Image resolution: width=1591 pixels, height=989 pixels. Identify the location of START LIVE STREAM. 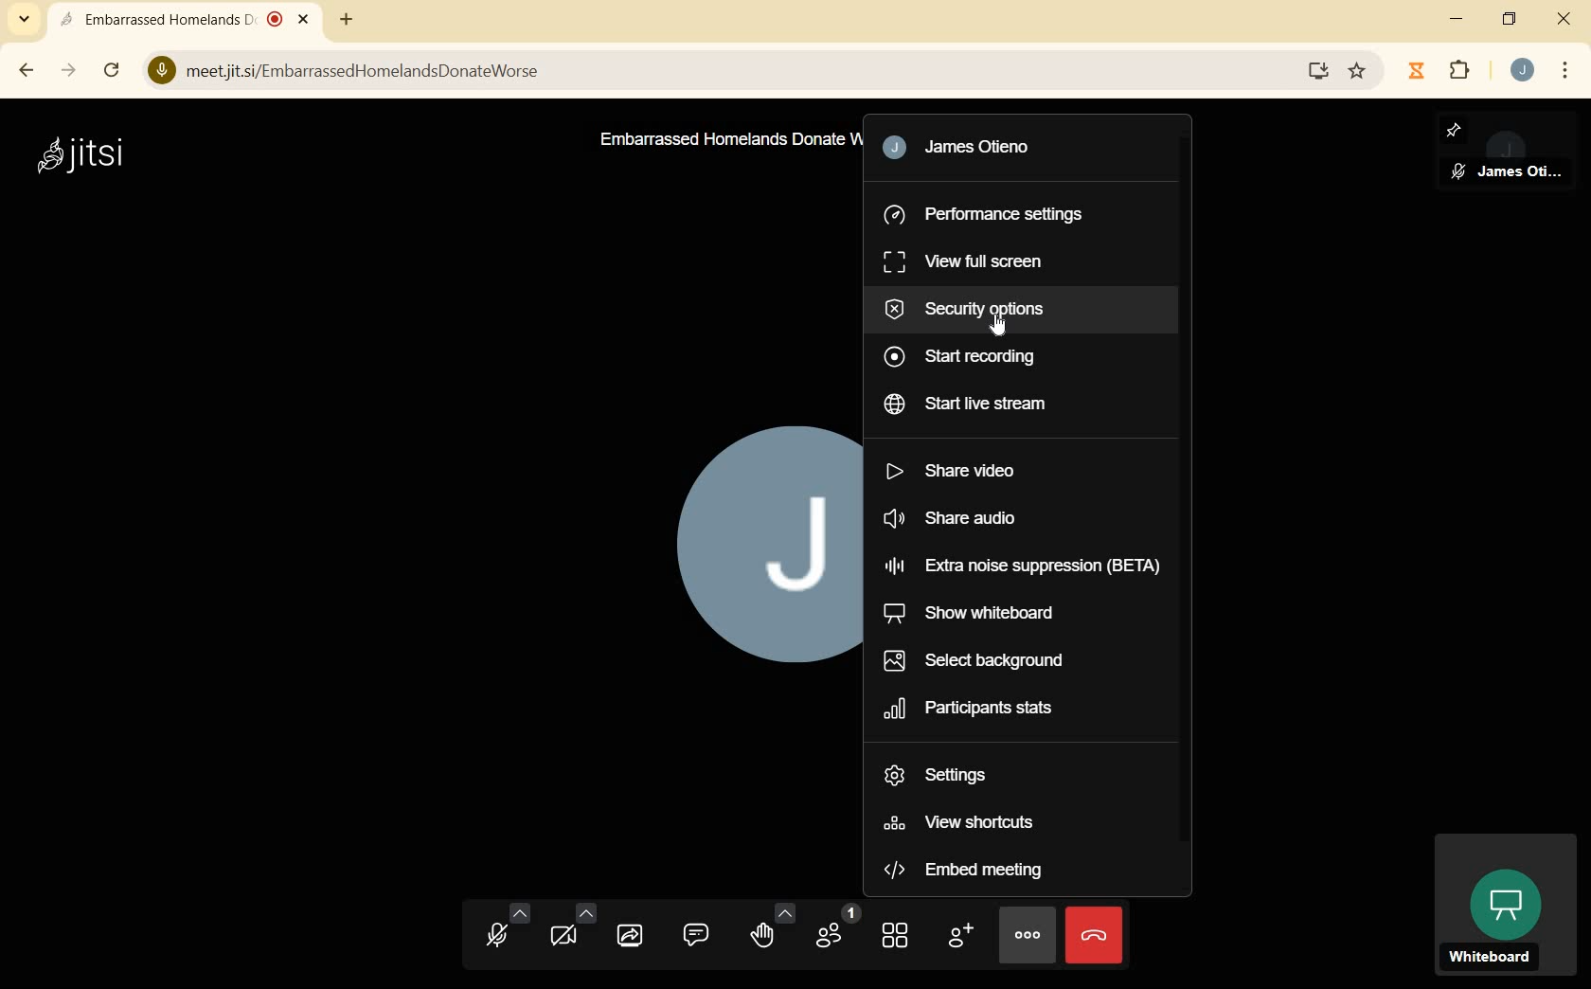
(1007, 404).